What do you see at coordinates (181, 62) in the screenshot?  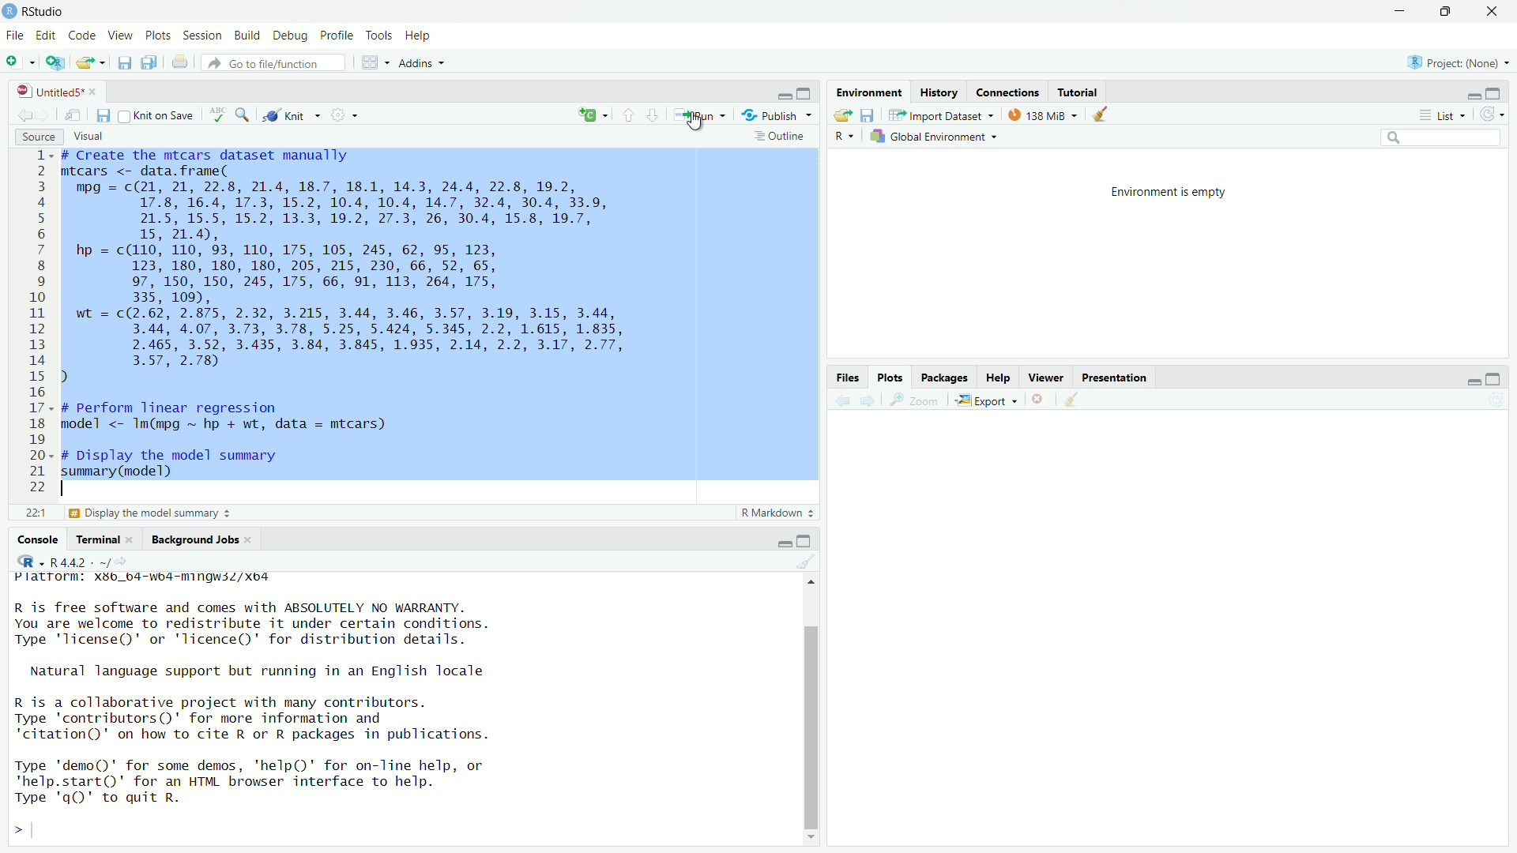 I see `print the current file` at bounding box center [181, 62].